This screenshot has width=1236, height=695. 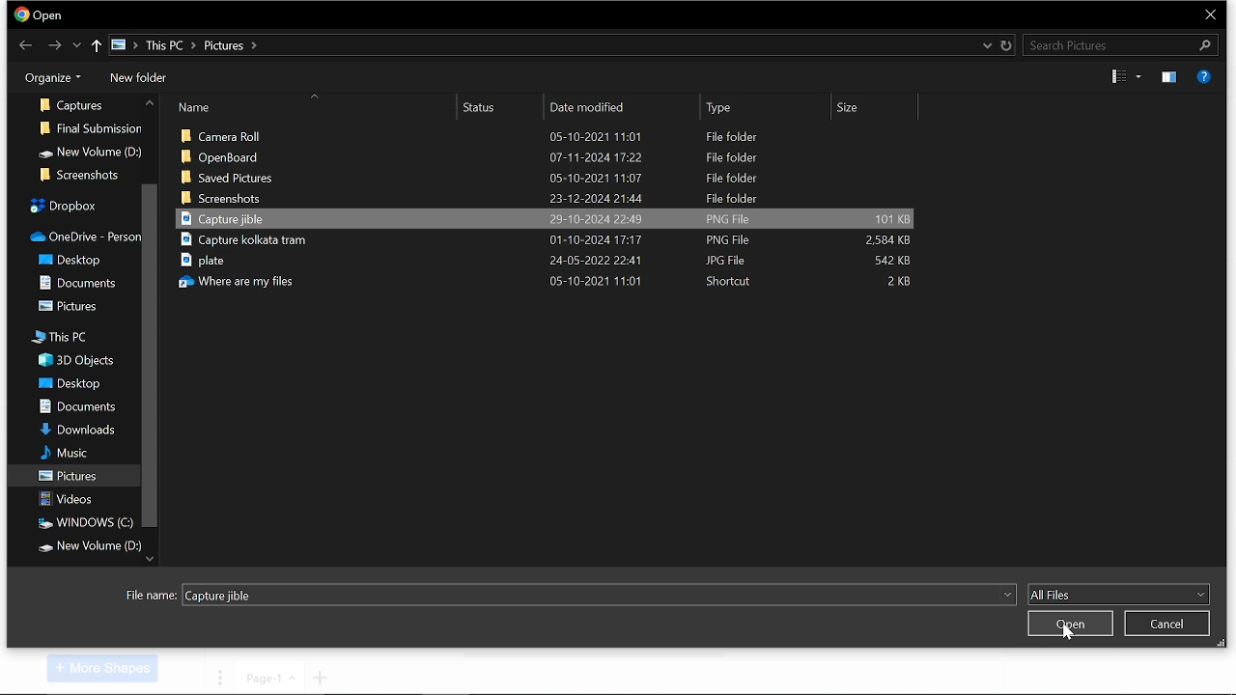 I want to click on files, so click(x=554, y=280).